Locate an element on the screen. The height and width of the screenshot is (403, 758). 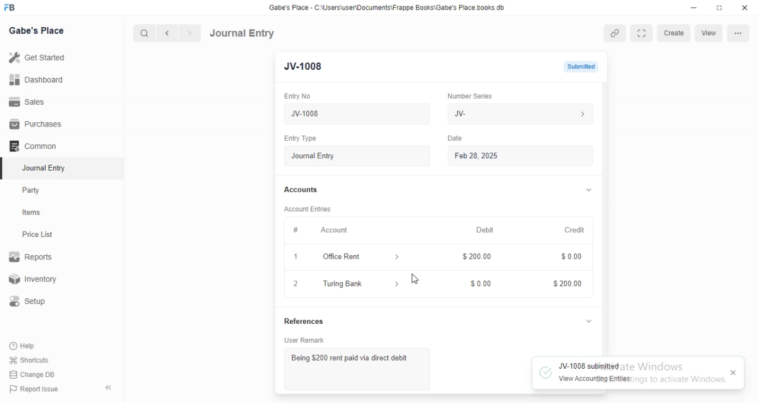
Shortcuts is located at coordinates (29, 359).